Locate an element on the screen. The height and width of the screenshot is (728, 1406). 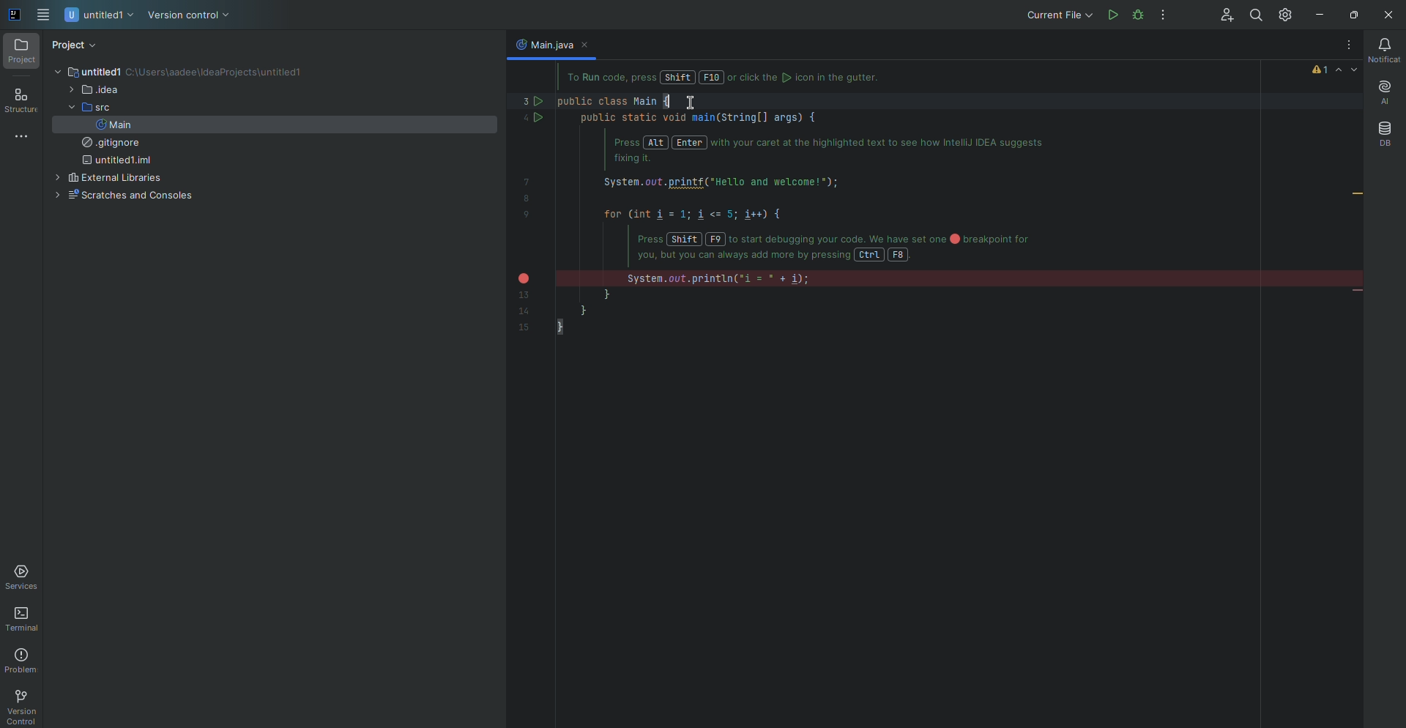
More Tools is located at coordinates (24, 135).